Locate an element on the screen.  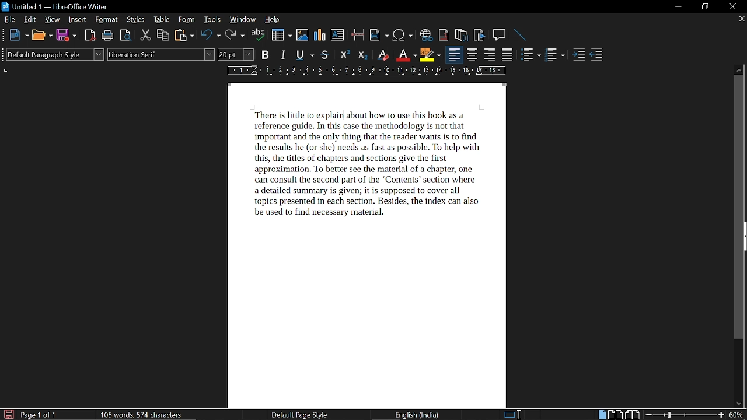
insert footnote is located at coordinates (462, 35).